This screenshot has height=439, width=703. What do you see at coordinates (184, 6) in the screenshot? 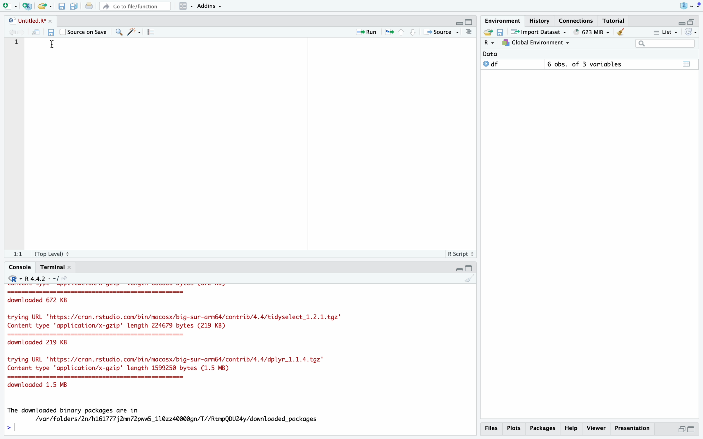
I see `Workspace panes` at bounding box center [184, 6].